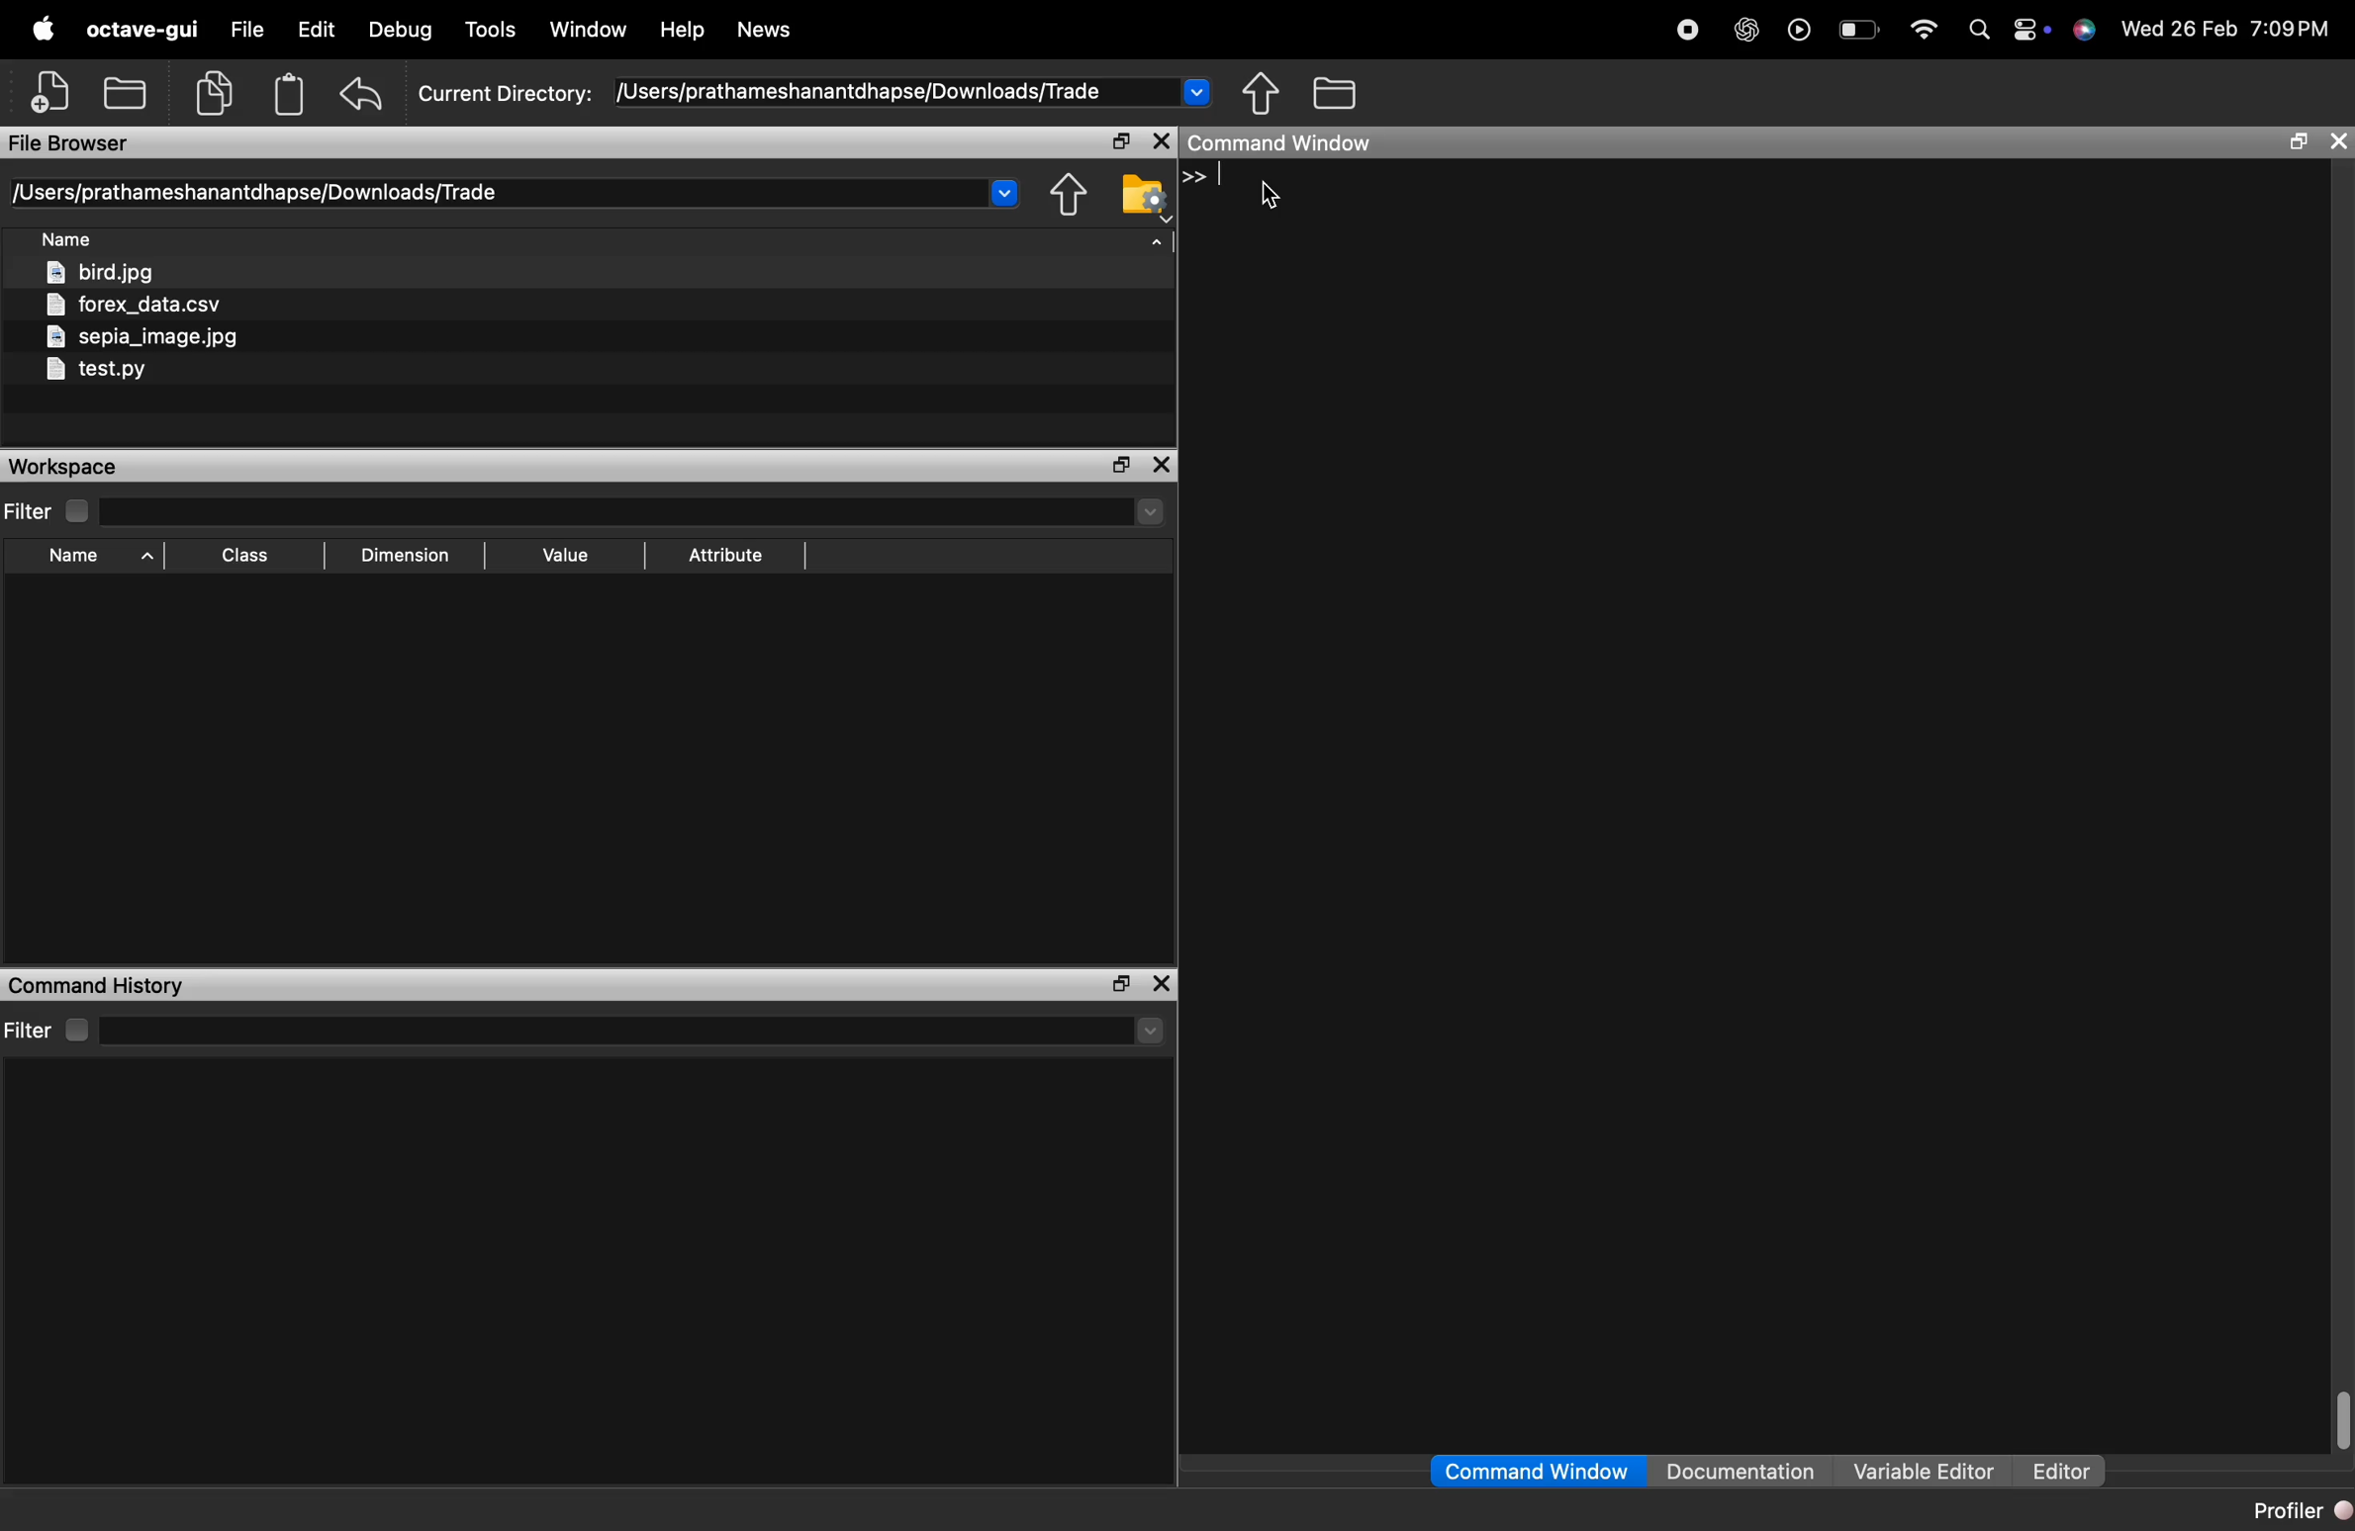 The width and height of the screenshot is (2355, 1531). What do you see at coordinates (252, 31) in the screenshot?
I see `file` at bounding box center [252, 31].